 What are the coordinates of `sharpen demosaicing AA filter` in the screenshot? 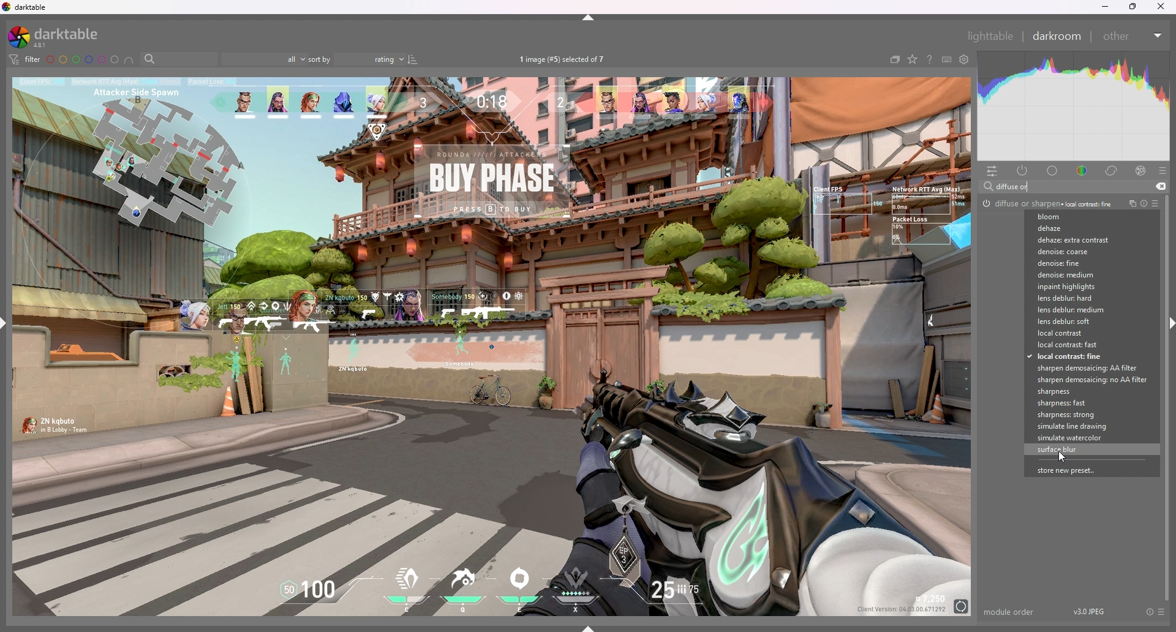 It's located at (1088, 369).